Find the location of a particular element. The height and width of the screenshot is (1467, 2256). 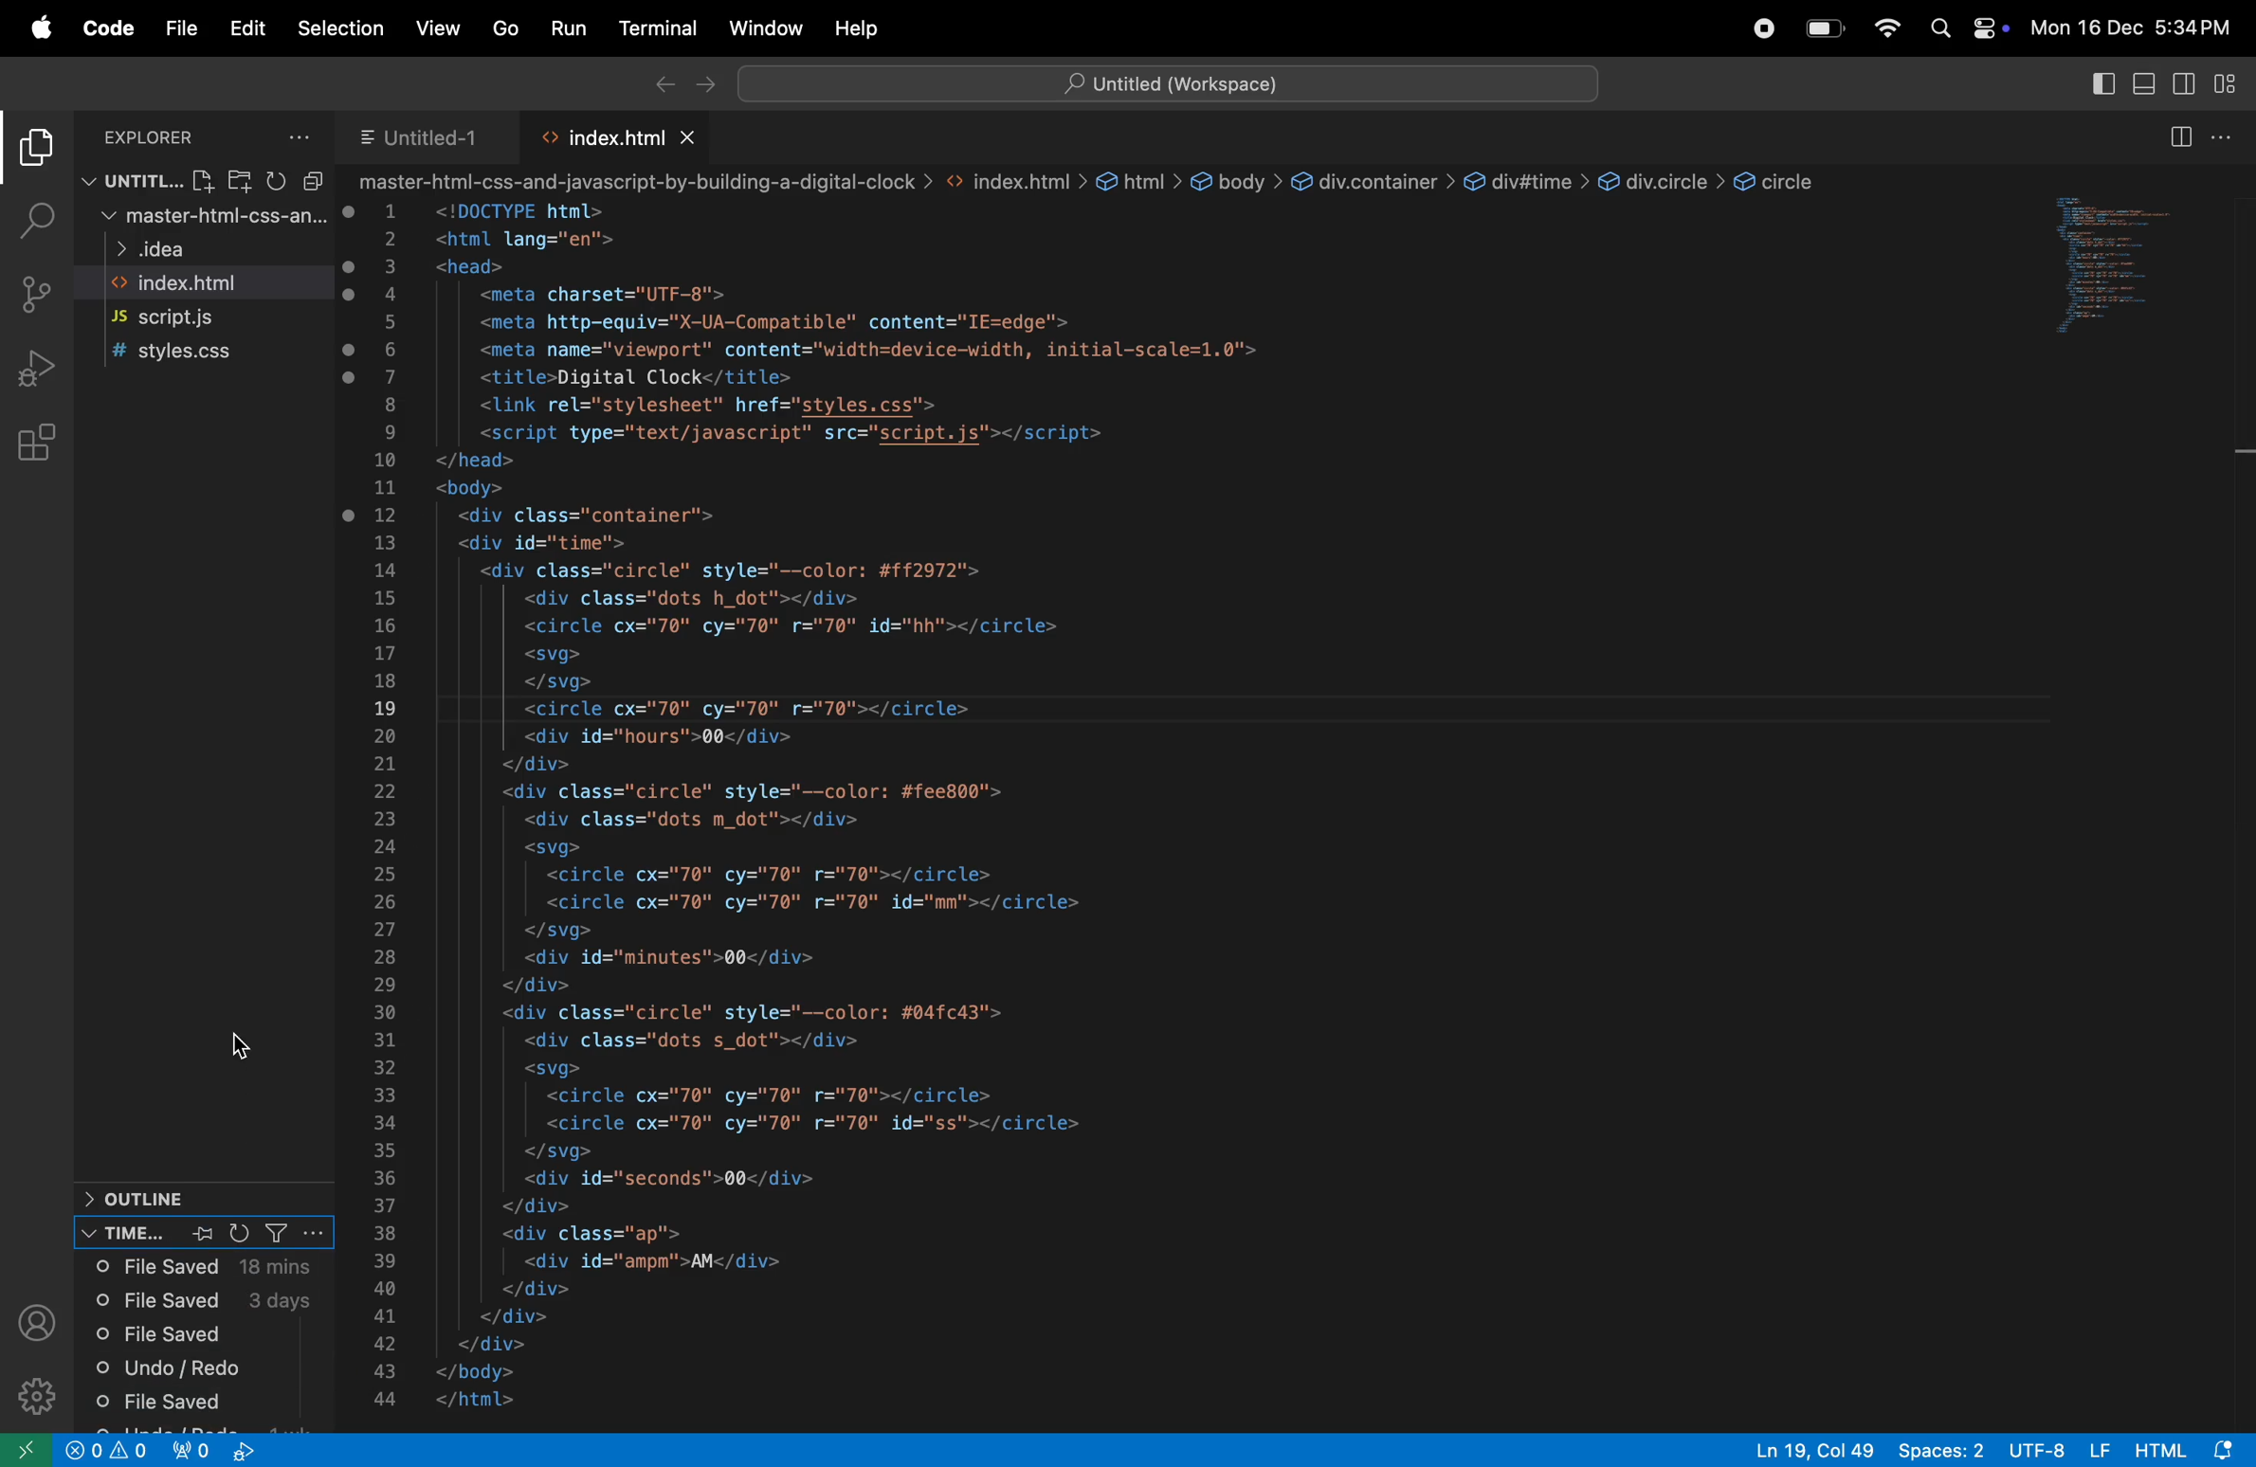

<meta name="viewport" content="width=device-width, initial-scale=1.0"> is located at coordinates (864, 349).